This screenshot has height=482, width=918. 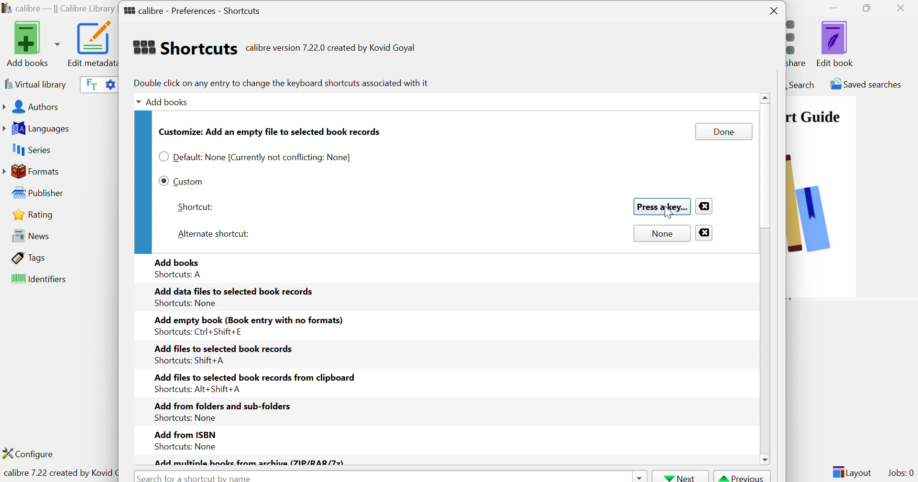 I want to click on Close, so click(x=705, y=233).